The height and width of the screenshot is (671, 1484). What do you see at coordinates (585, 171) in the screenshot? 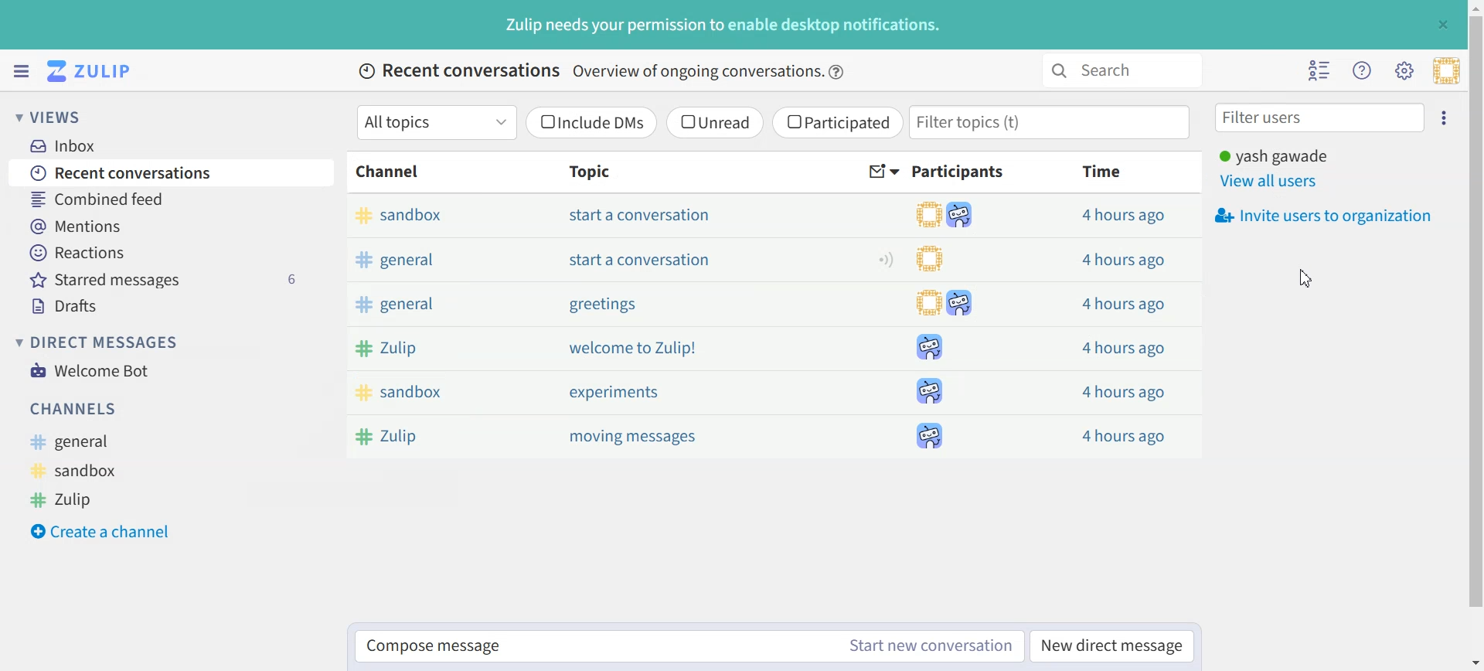
I see `Topic` at bounding box center [585, 171].